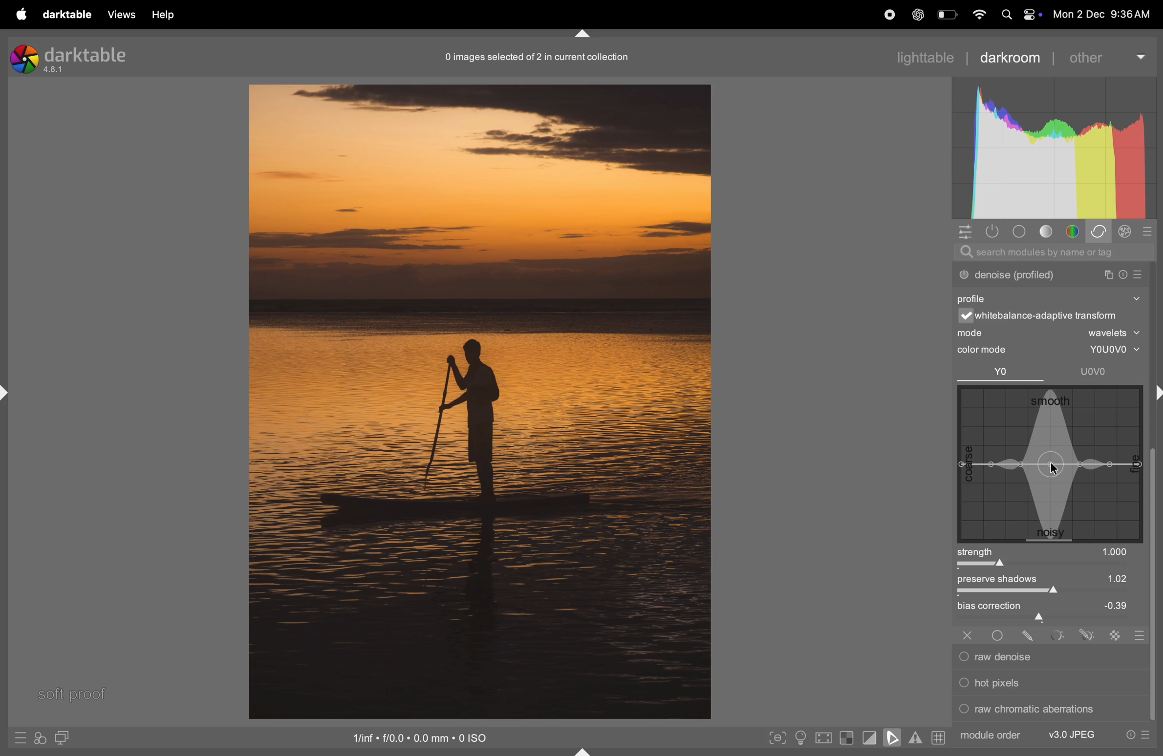 This screenshot has width=1163, height=756. Describe the element at coordinates (947, 16) in the screenshot. I see `battery` at that location.